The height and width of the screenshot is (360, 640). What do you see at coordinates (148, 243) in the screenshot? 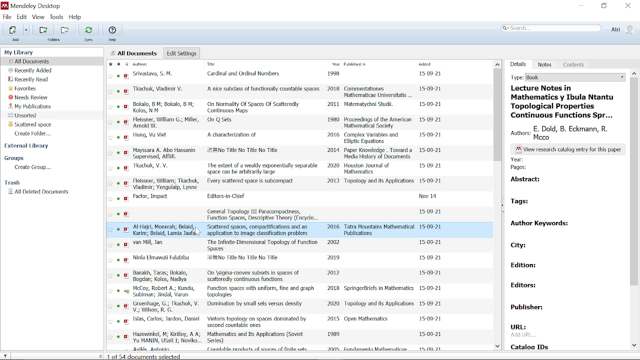
I see `authors` at bounding box center [148, 243].